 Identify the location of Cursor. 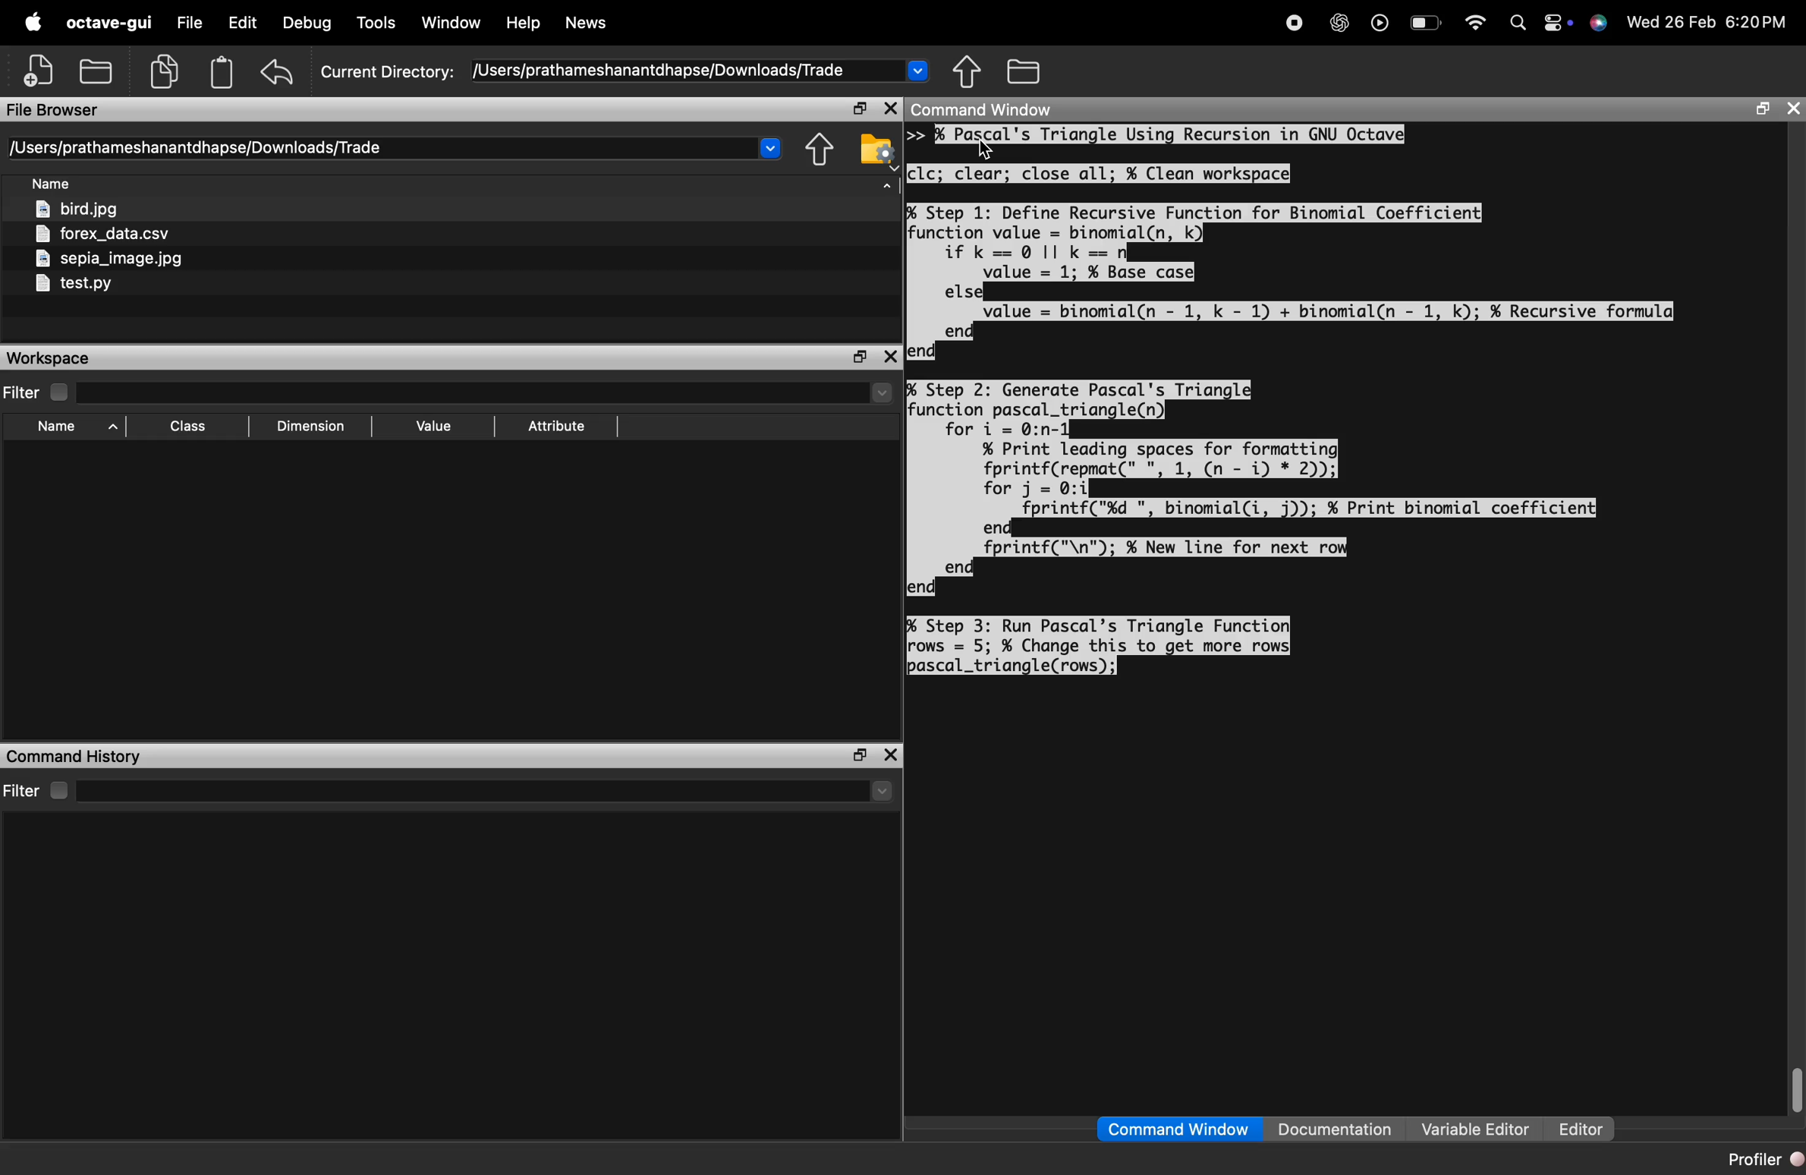
(983, 150).